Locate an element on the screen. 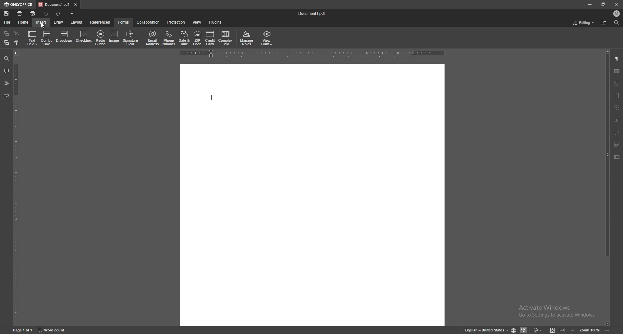 The width and height of the screenshot is (623, 334). heading is located at coordinates (6, 83).